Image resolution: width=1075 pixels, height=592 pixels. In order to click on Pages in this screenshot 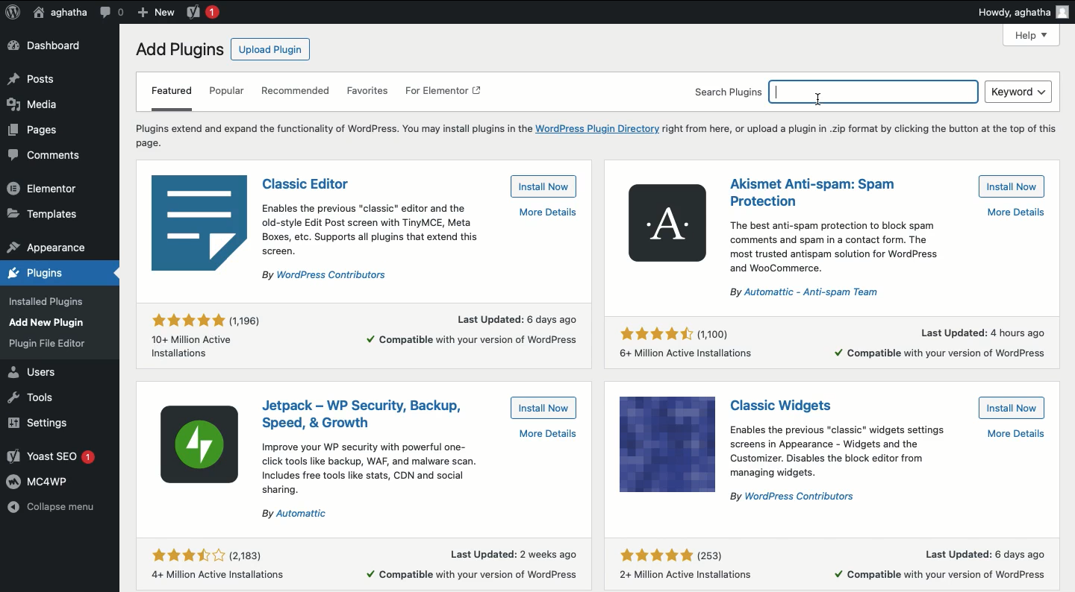, I will do `click(38, 132)`.